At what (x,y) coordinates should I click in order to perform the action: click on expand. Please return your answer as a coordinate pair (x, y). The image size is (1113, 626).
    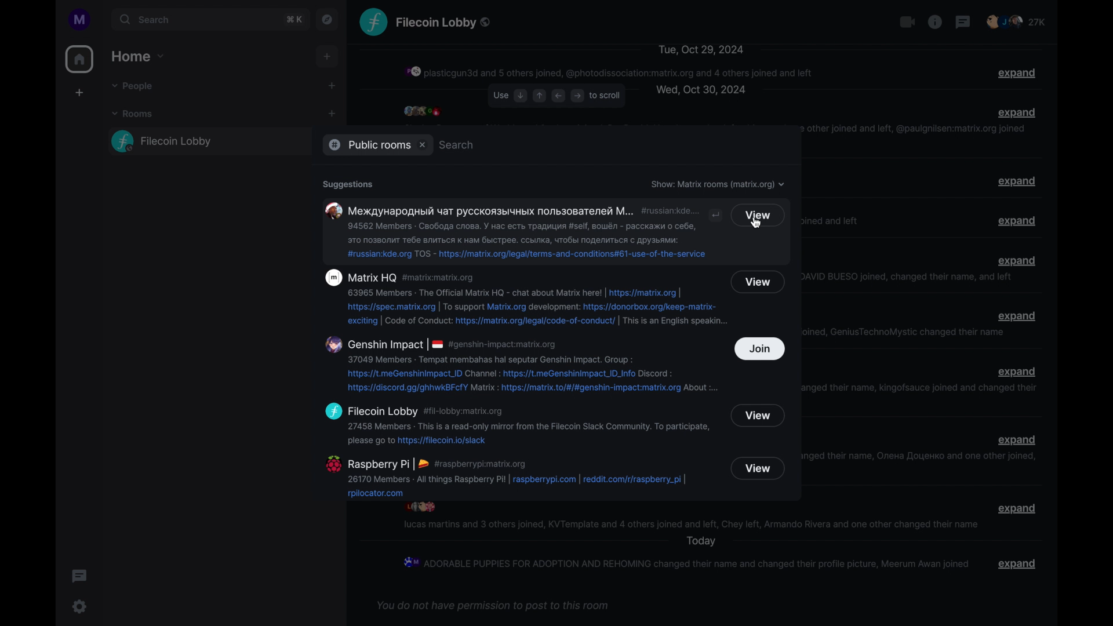
    Looking at the image, I should click on (1019, 563).